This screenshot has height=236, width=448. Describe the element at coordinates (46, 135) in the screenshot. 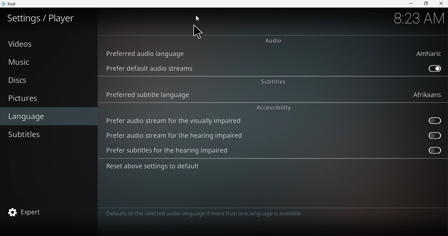

I see `Subtitles` at that location.